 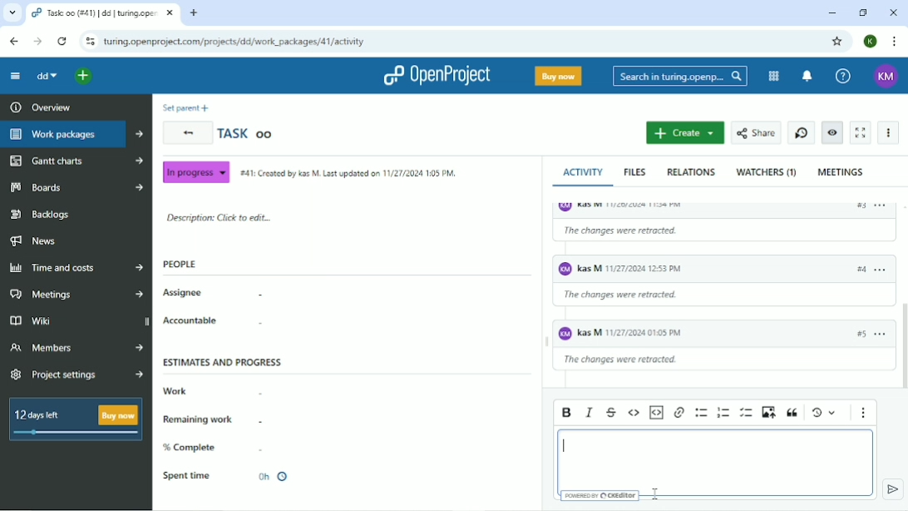 I want to click on Files, so click(x=636, y=172).